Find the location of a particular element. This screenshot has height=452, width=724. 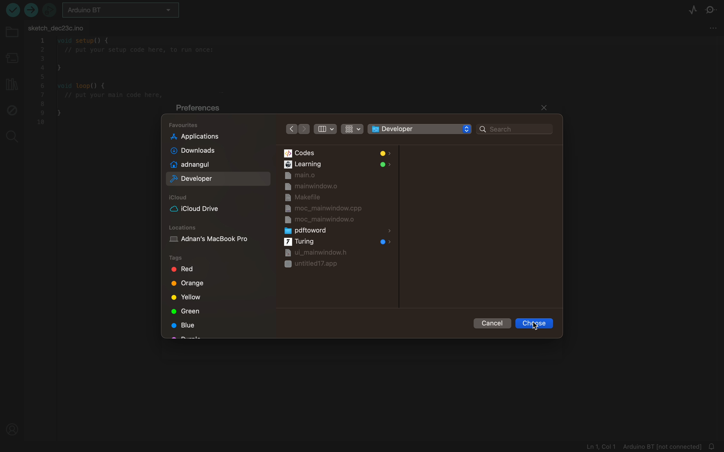

red is located at coordinates (182, 270).